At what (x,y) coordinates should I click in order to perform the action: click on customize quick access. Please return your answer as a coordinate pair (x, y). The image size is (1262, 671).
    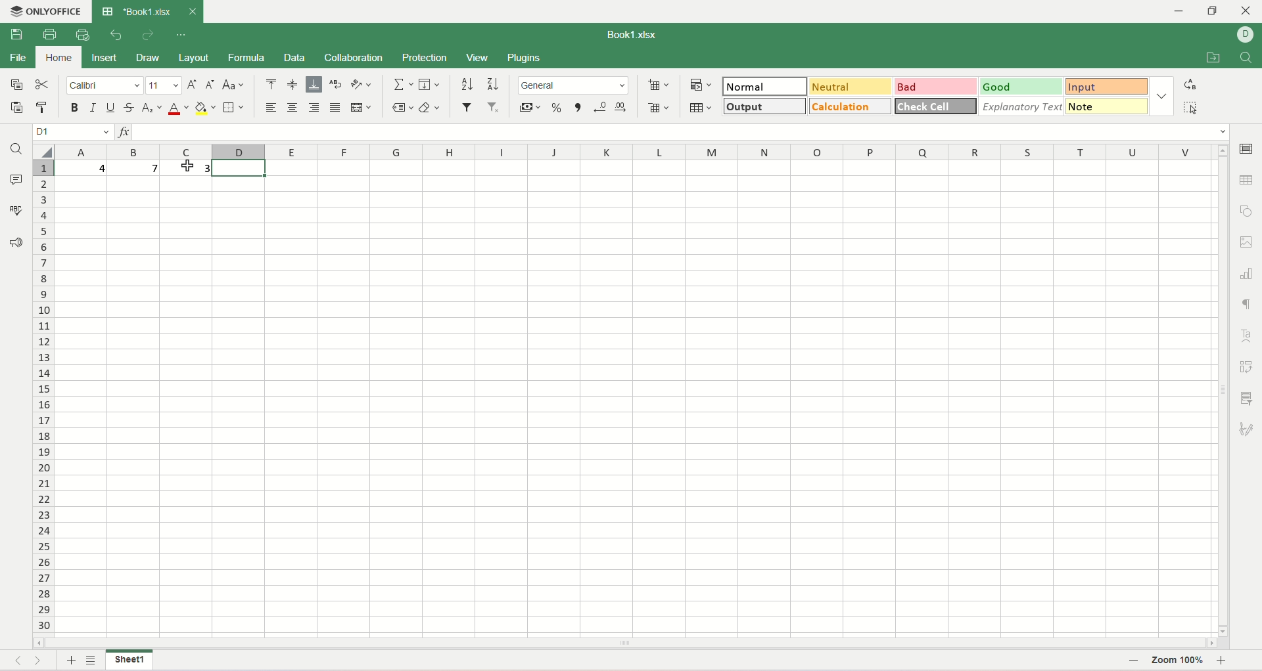
    Looking at the image, I should click on (179, 35).